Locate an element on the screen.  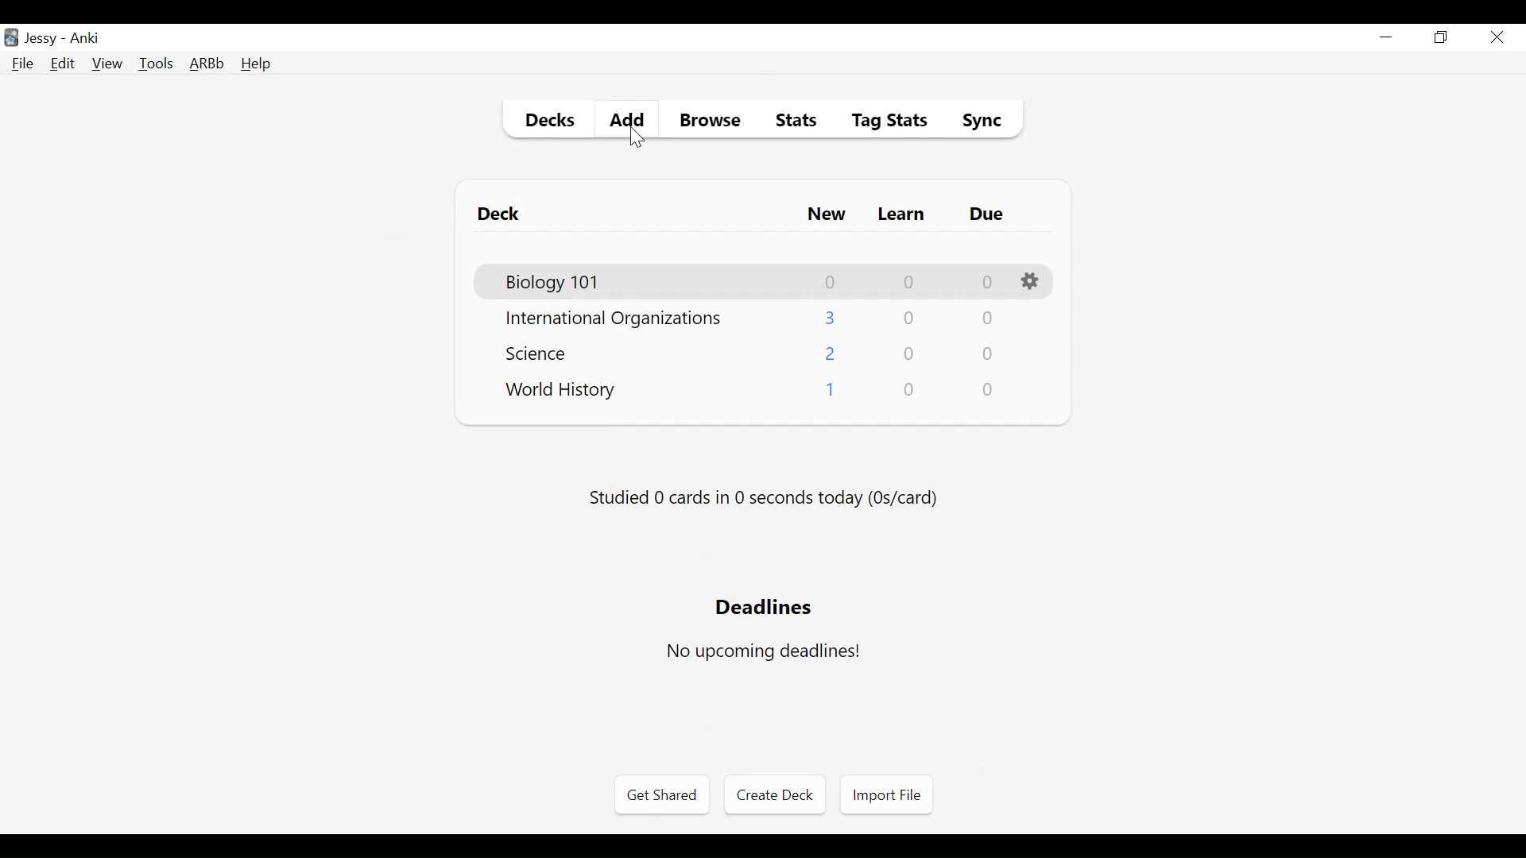
New Card Count is located at coordinates (829, 392).